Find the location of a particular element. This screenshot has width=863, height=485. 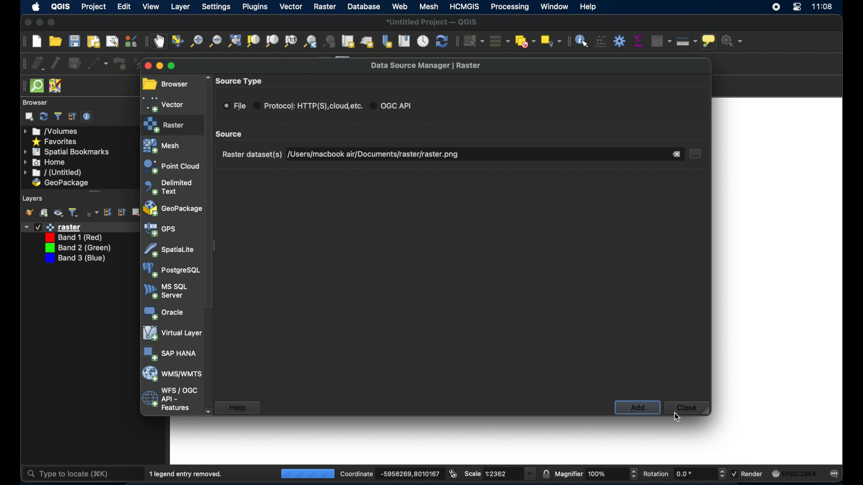

geo package is located at coordinates (60, 183).